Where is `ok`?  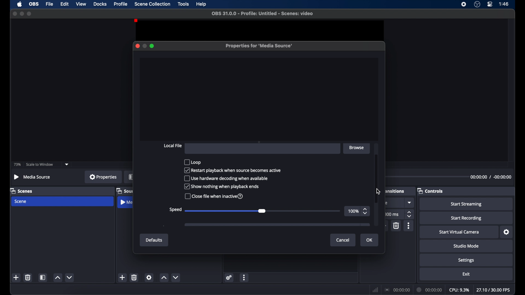
ok is located at coordinates (370, 240).